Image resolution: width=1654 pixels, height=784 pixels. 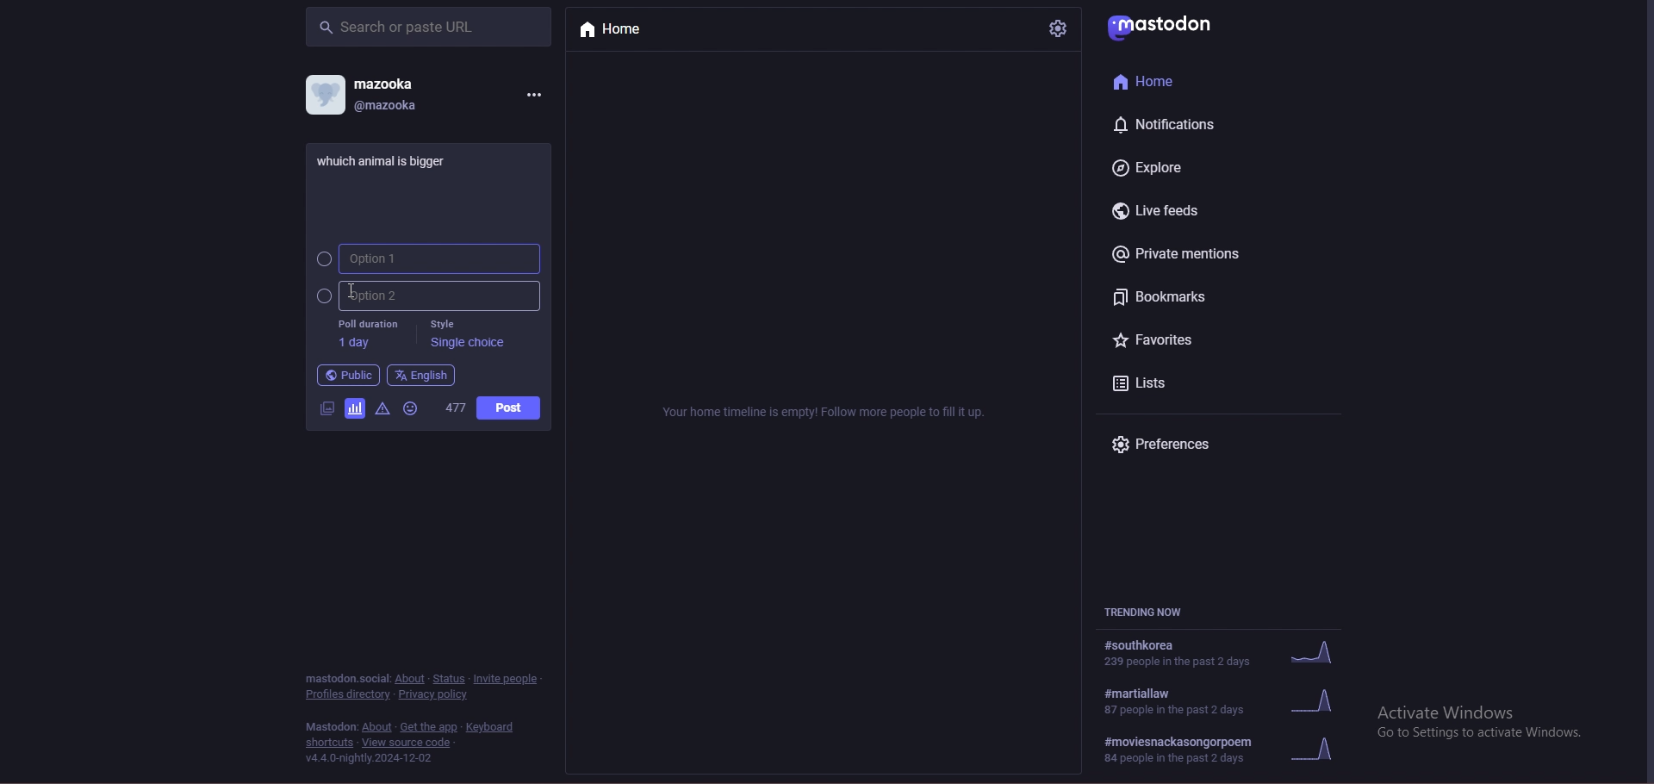 What do you see at coordinates (345, 677) in the screenshot?
I see `mastodon` at bounding box center [345, 677].